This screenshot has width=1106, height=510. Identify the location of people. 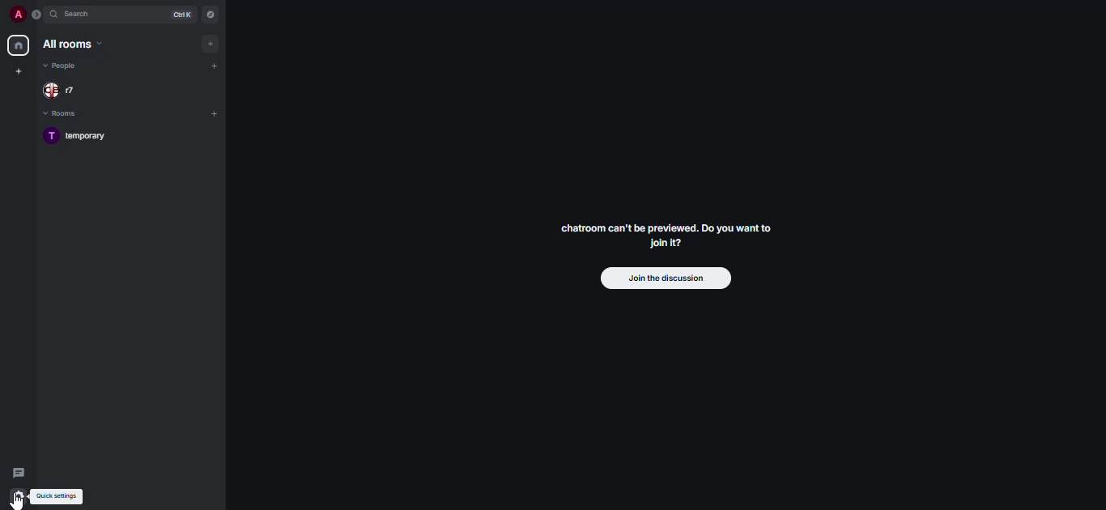
(66, 66).